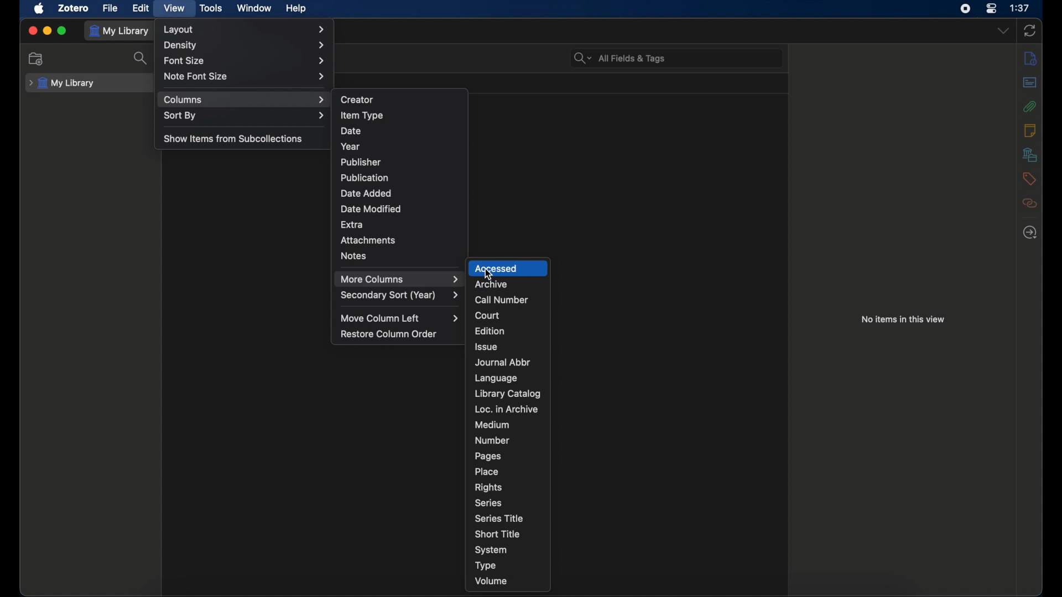 The height and width of the screenshot is (597, 1062). I want to click on date modified, so click(372, 209).